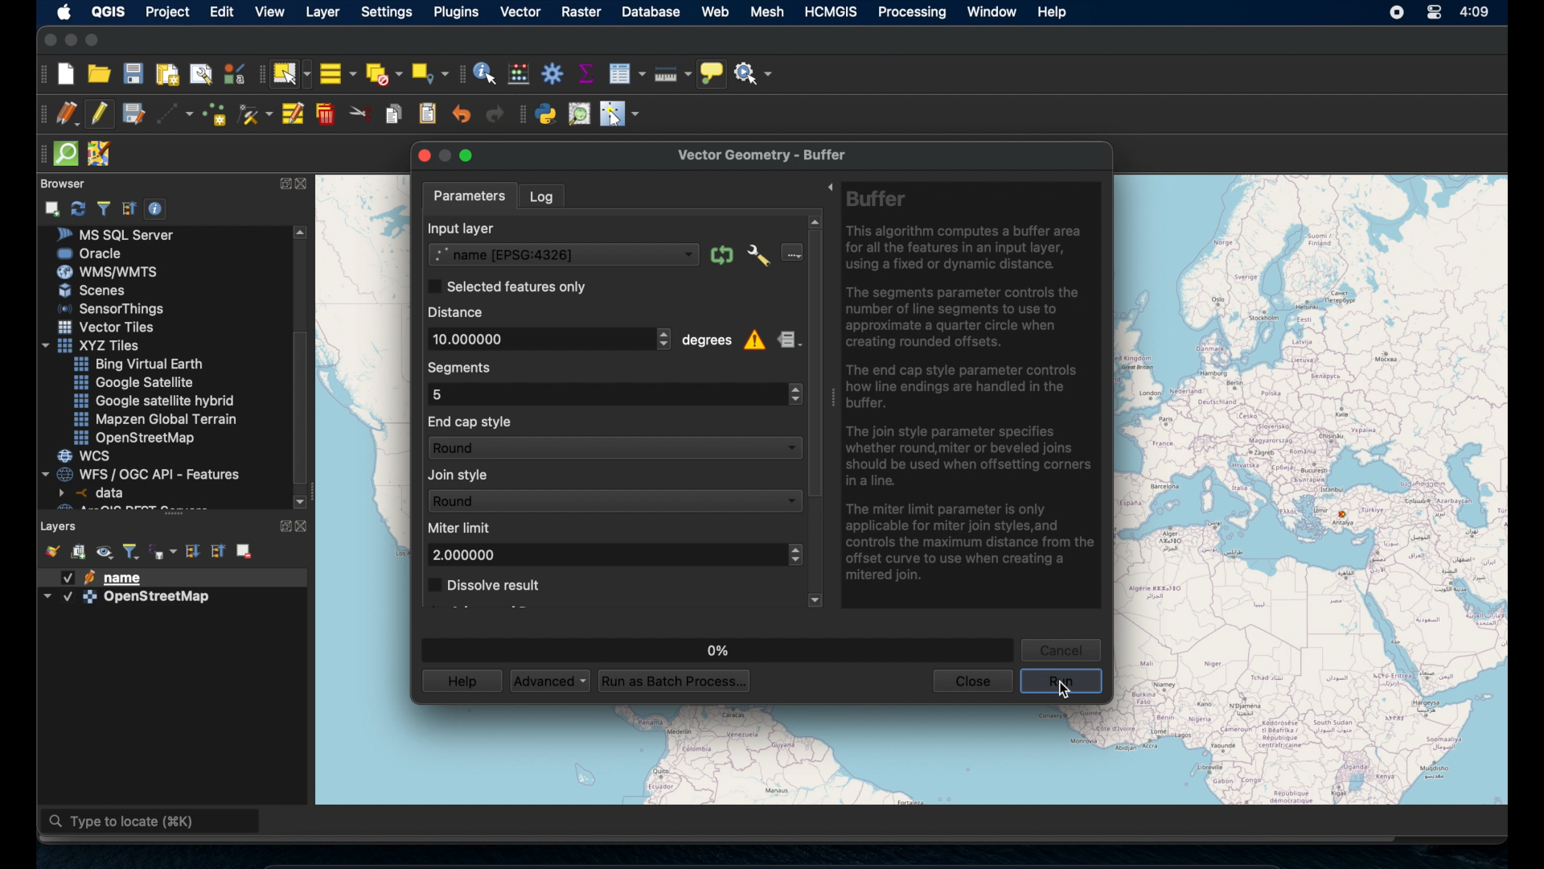 The width and height of the screenshot is (1544, 869). What do you see at coordinates (485, 73) in the screenshot?
I see `identify features` at bounding box center [485, 73].